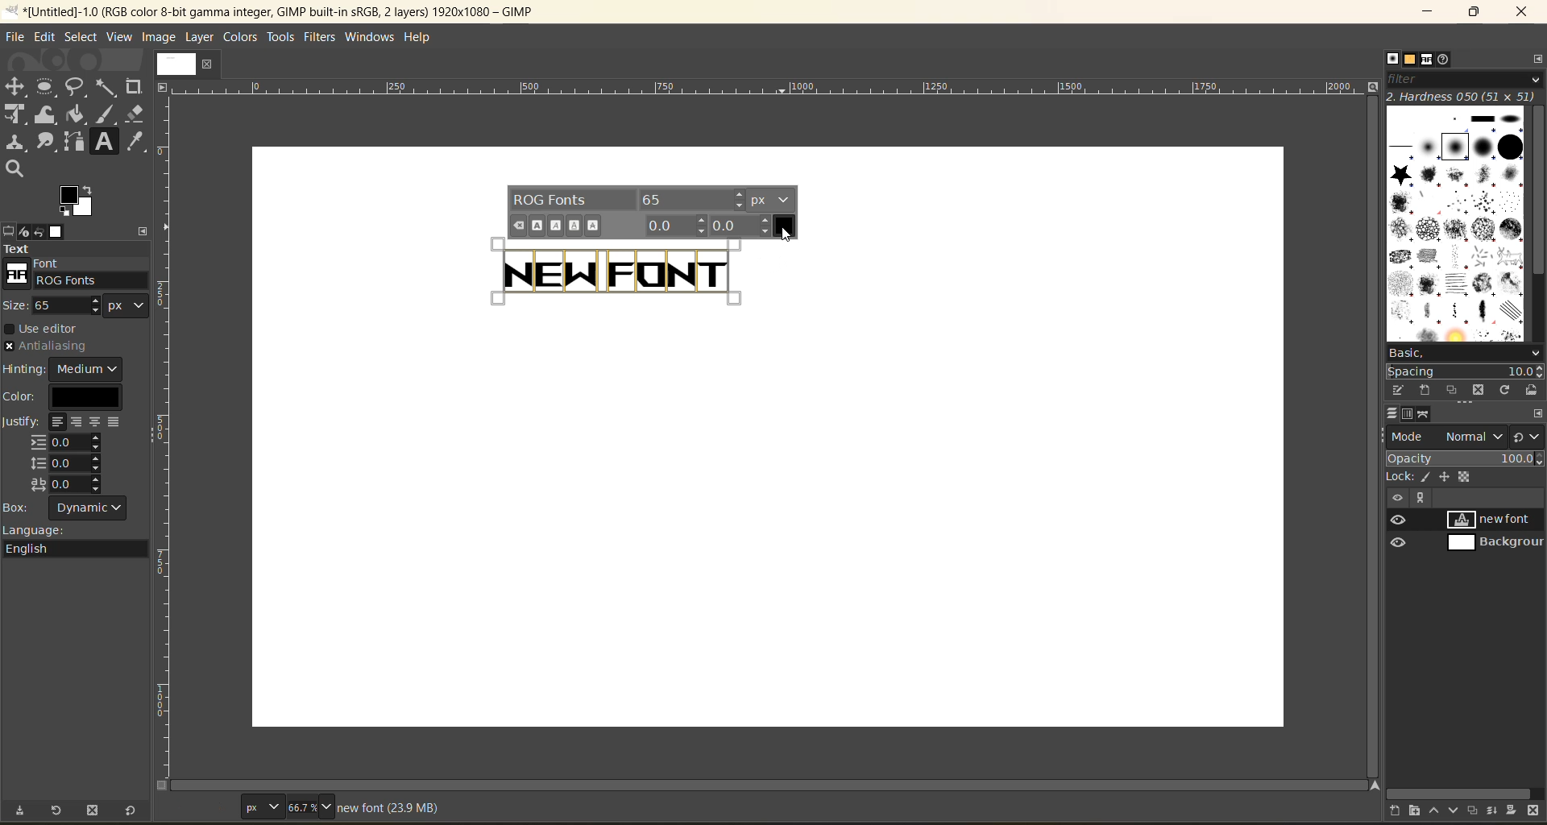 This screenshot has width=1547, height=825. I want to click on select, so click(81, 35).